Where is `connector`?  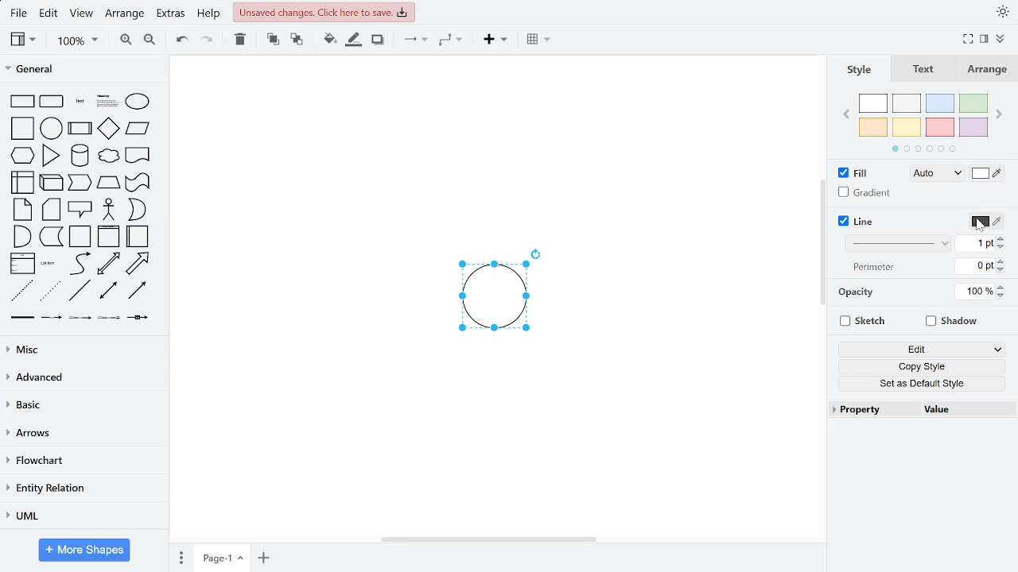
connector is located at coordinates (414, 40).